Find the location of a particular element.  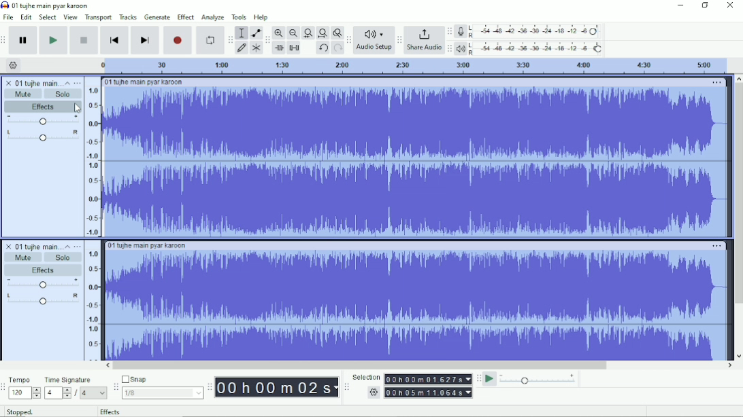

4 is located at coordinates (94, 393).